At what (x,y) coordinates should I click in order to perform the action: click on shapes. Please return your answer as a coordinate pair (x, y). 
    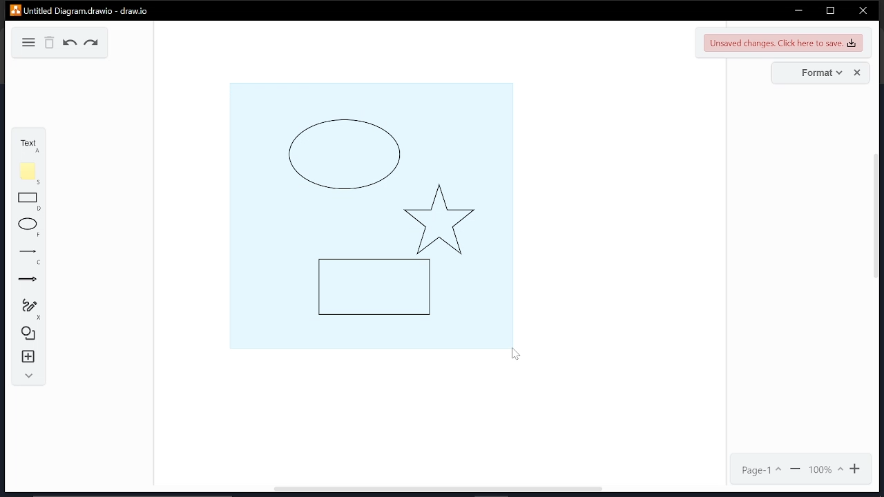
    Looking at the image, I should click on (29, 332).